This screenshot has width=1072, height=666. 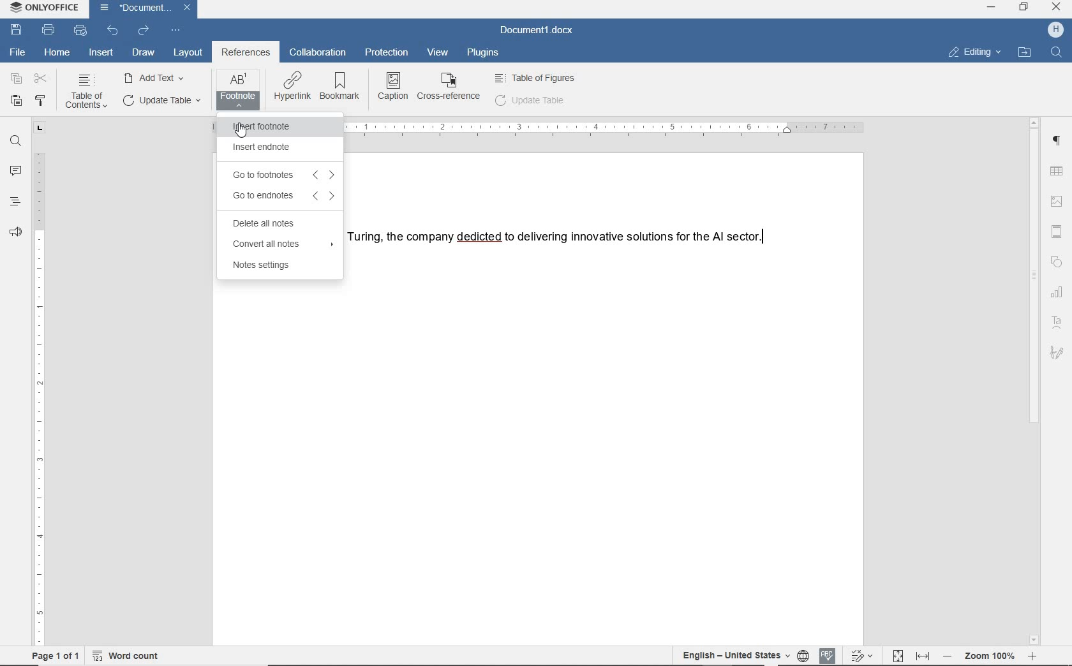 What do you see at coordinates (862, 655) in the screenshot?
I see `track changes` at bounding box center [862, 655].